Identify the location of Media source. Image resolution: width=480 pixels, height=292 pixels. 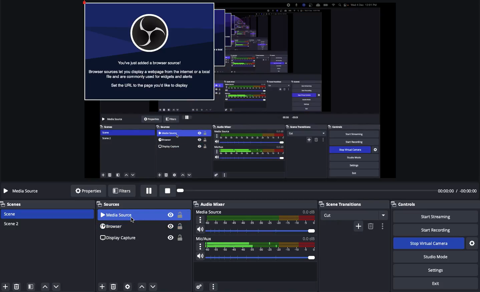
(255, 216).